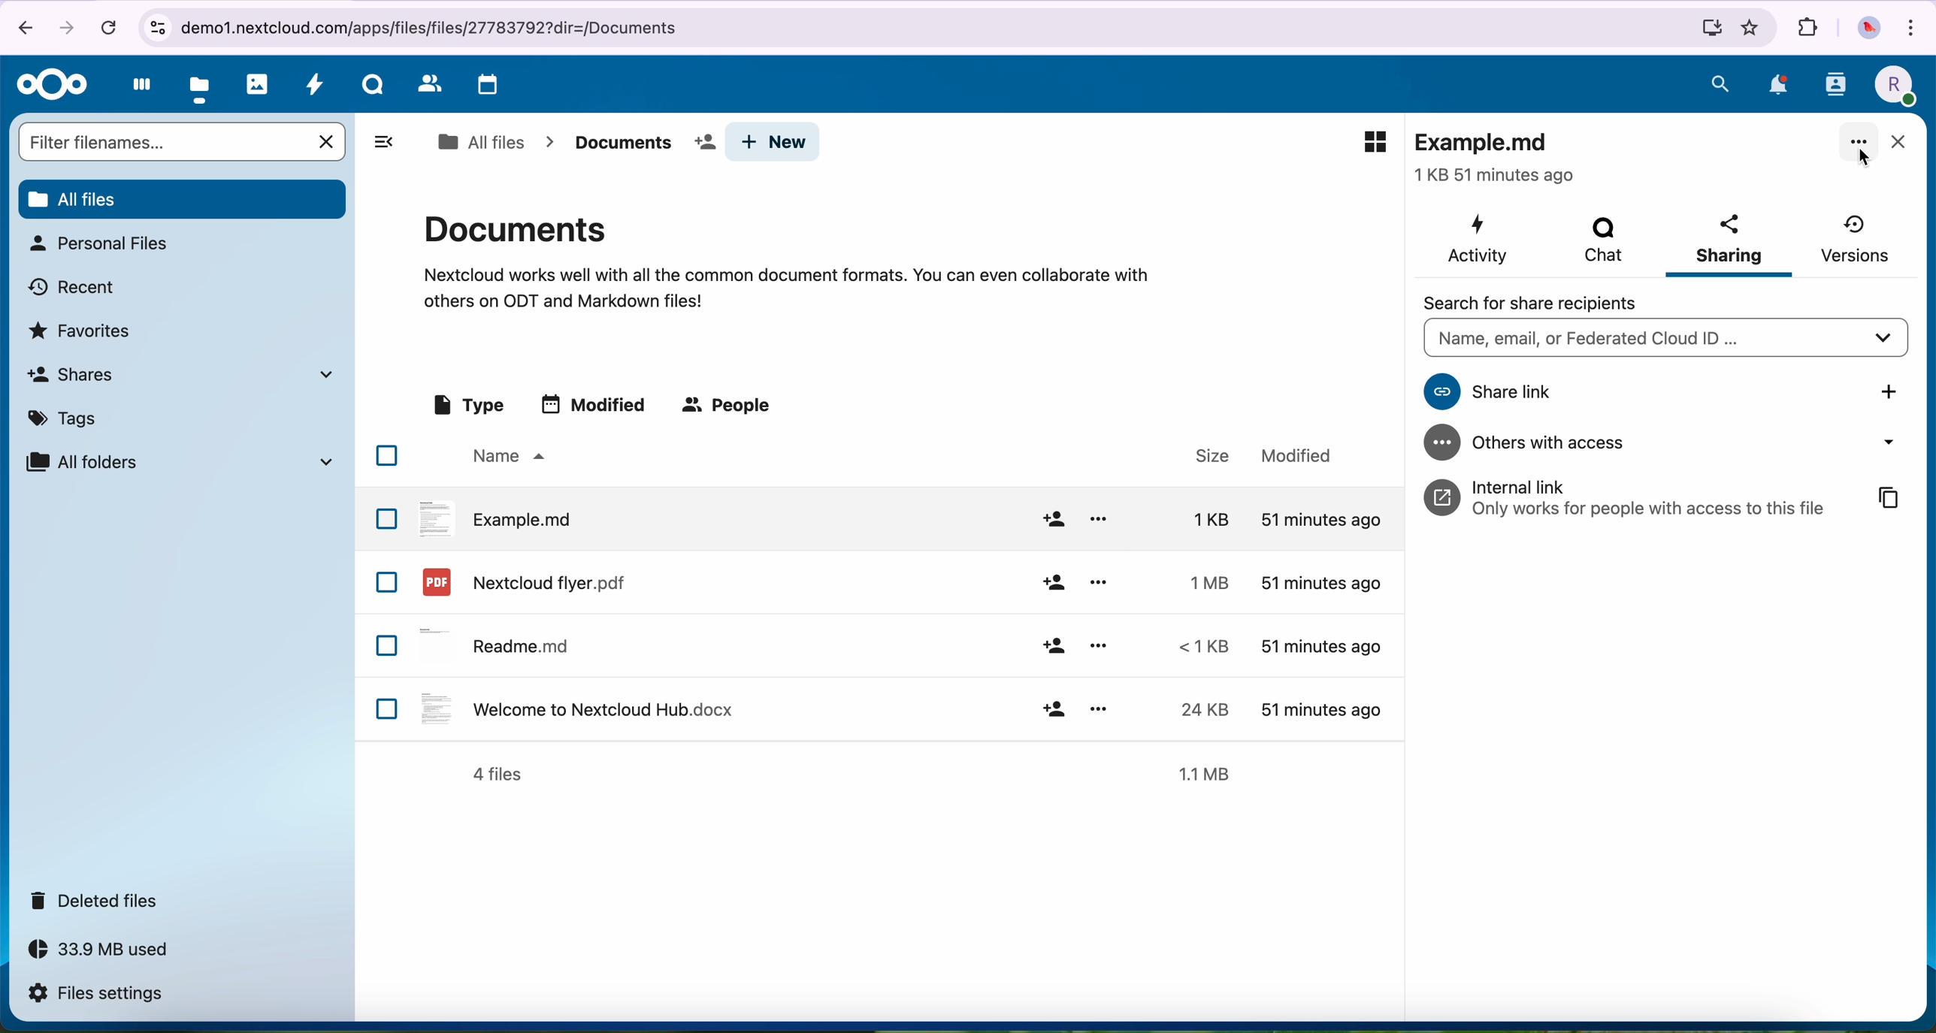 Image resolution: width=1936 pixels, height=1033 pixels. Describe the element at coordinates (1889, 391) in the screenshot. I see `add link` at that location.